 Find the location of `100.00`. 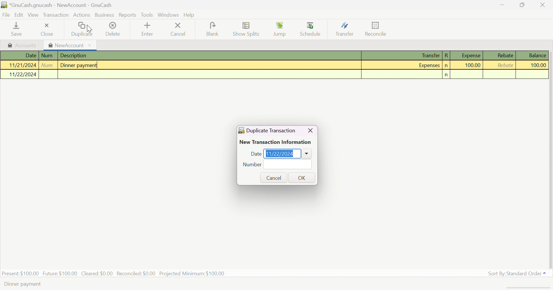

100.00 is located at coordinates (535, 65).